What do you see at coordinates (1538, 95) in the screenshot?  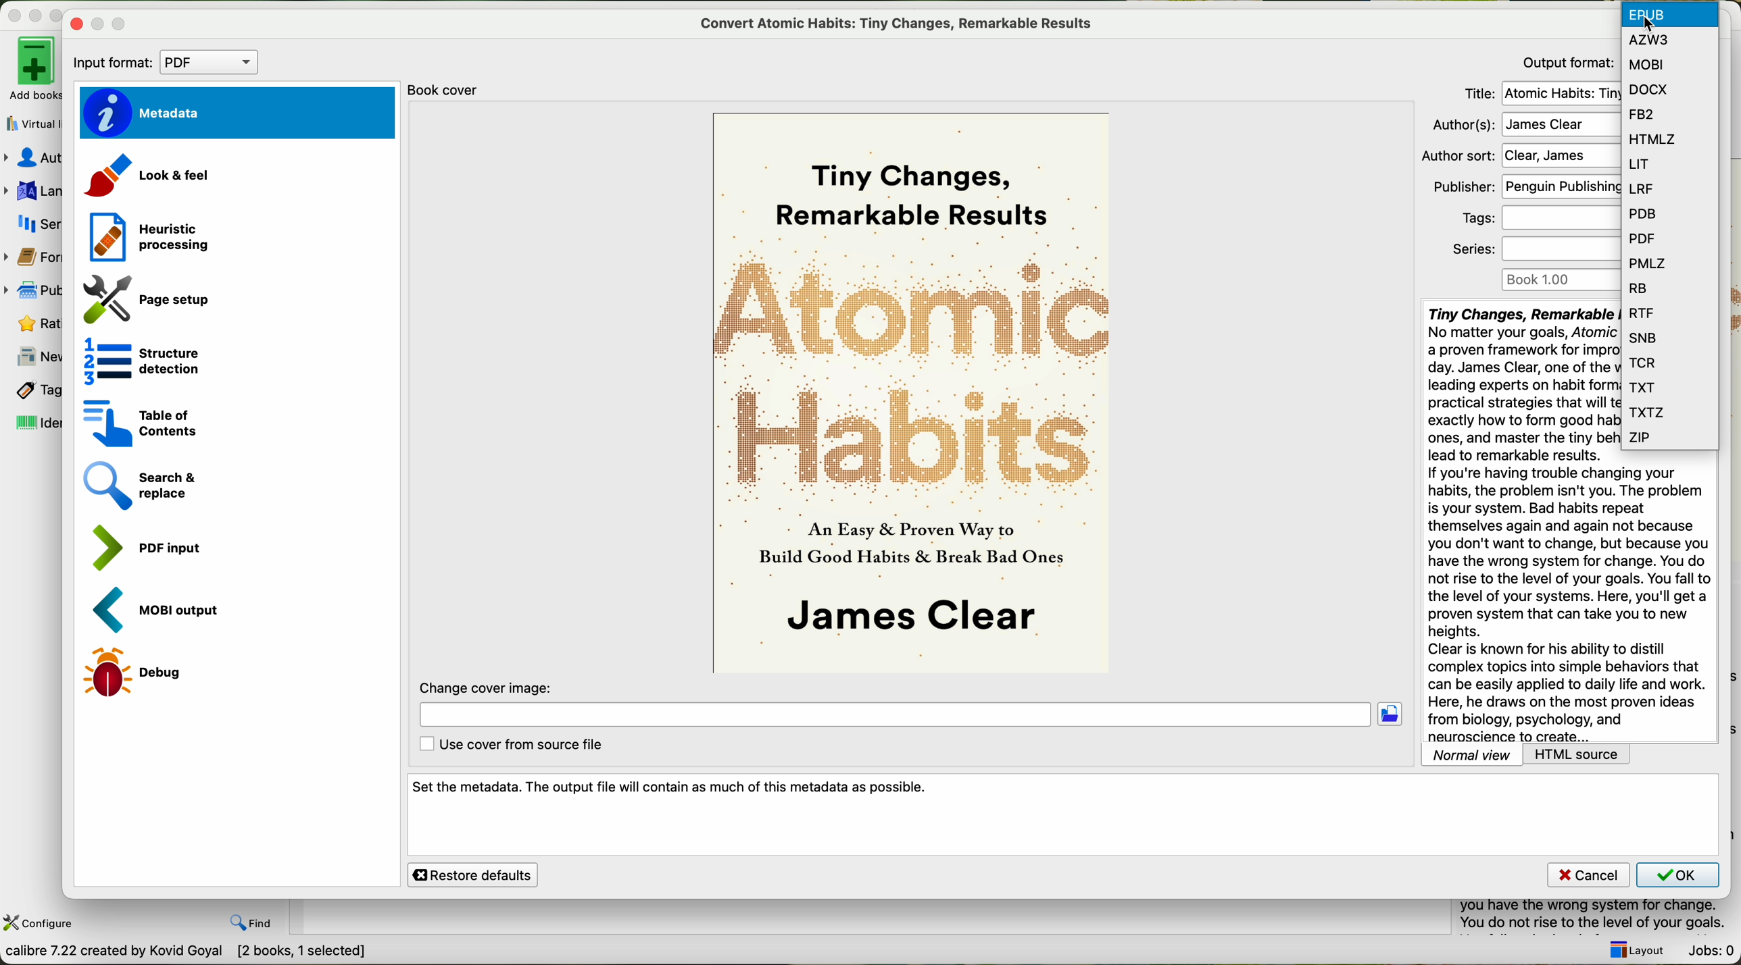 I see `title` at bounding box center [1538, 95].